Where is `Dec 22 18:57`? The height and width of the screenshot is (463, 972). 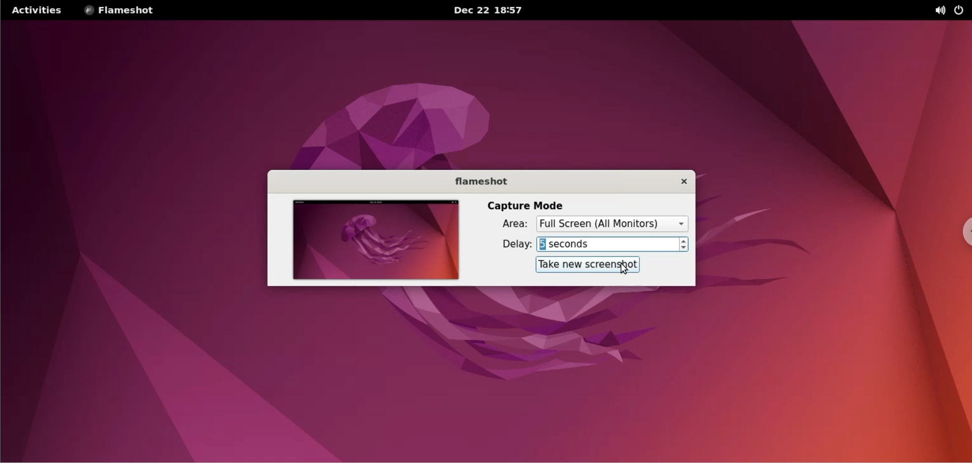 Dec 22 18:57 is located at coordinates (490, 11).